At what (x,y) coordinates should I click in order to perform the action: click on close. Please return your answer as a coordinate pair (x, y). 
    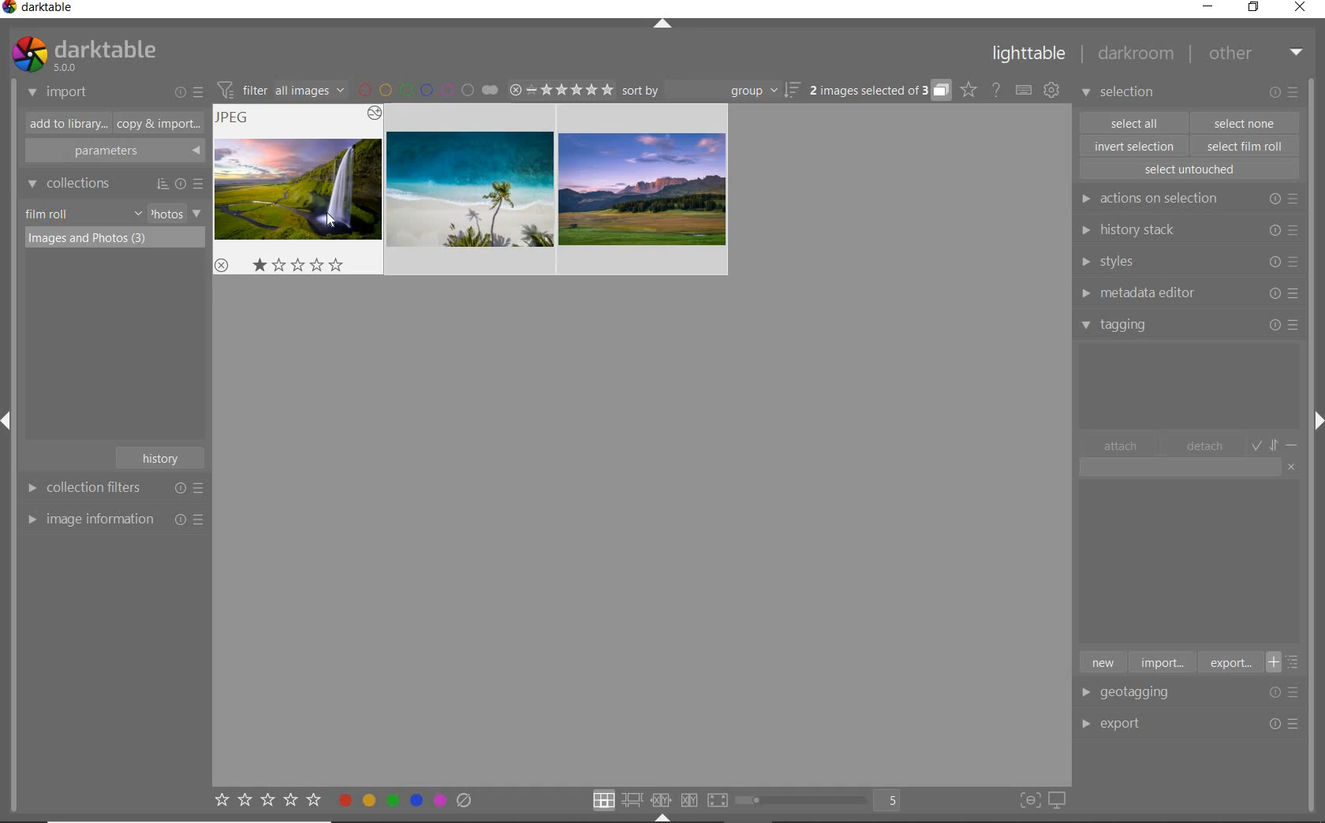
    Looking at the image, I should click on (1303, 9).